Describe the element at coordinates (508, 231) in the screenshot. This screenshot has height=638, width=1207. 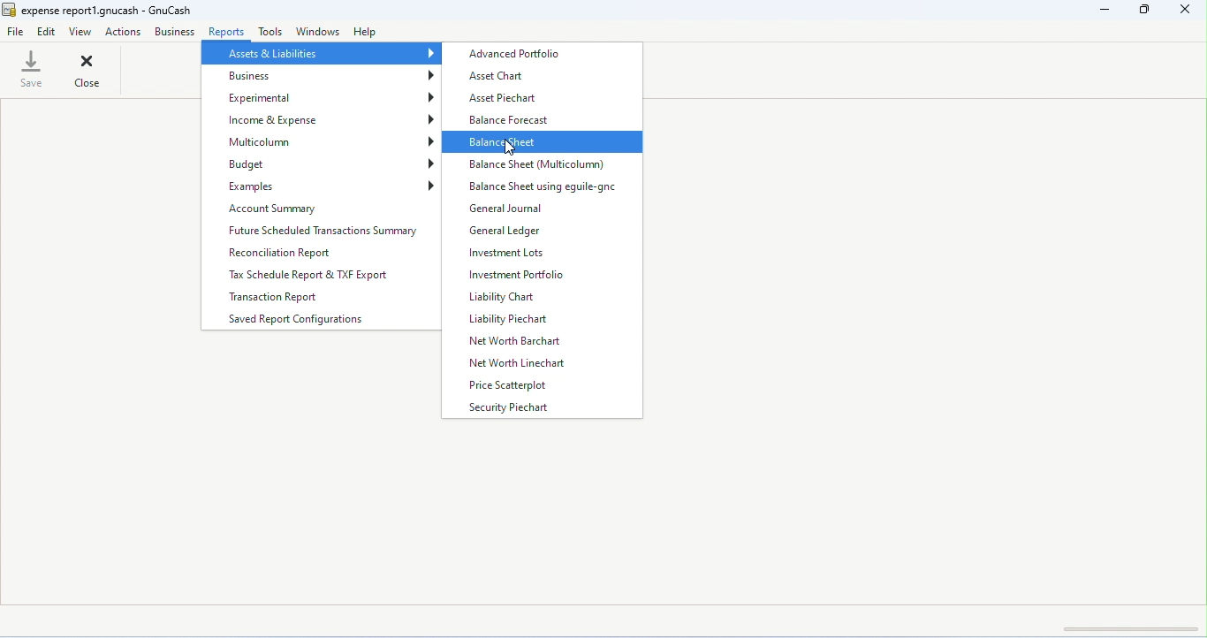
I see `general ledger` at that location.